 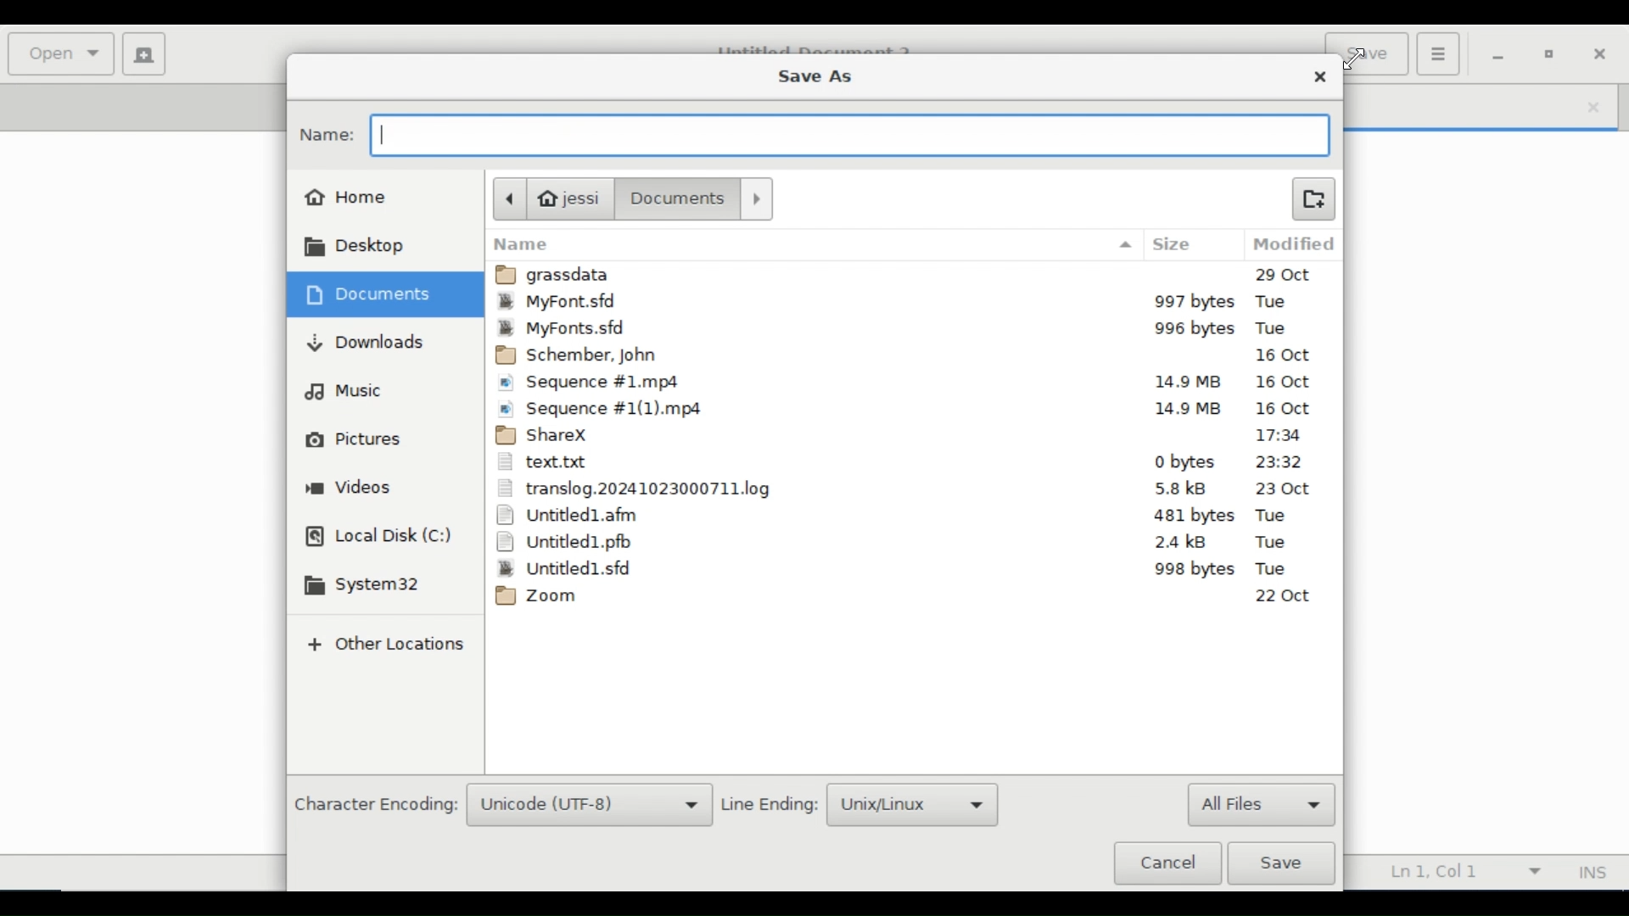 What do you see at coordinates (678, 198) in the screenshot?
I see `Document` at bounding box center [678, 198].